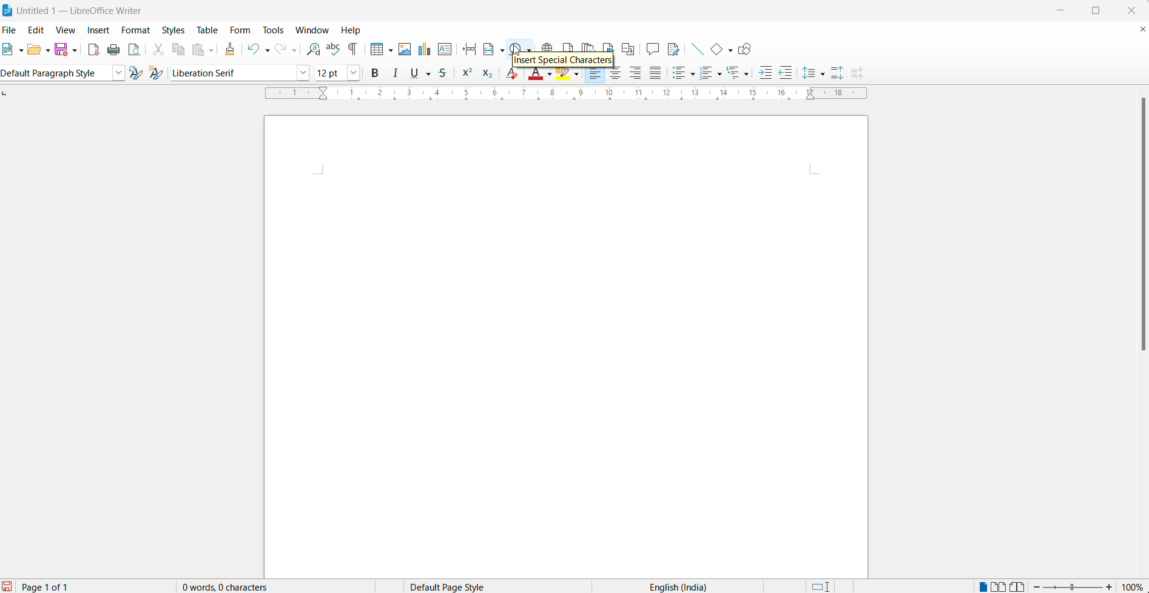 This screenshot has width=1149, height=593. What do you see at coordinates (446, 49) in the screenshot?
I see `add text` at bounding box center [446, 49].